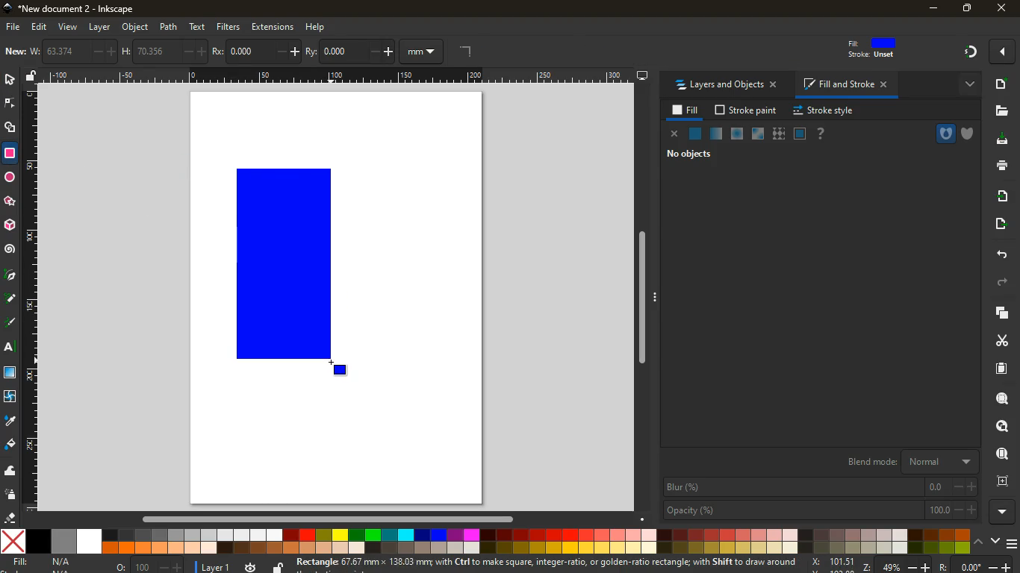 This screenshot has width=1020, height=573. Describe the element at coordinates (1003, 9) in the screenshot. I see `close` at that location.